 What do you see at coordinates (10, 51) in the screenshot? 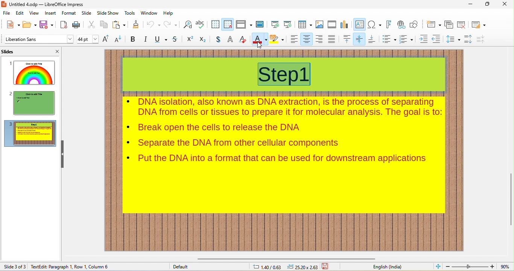
I see `slides` at bounding box center [10, 51].